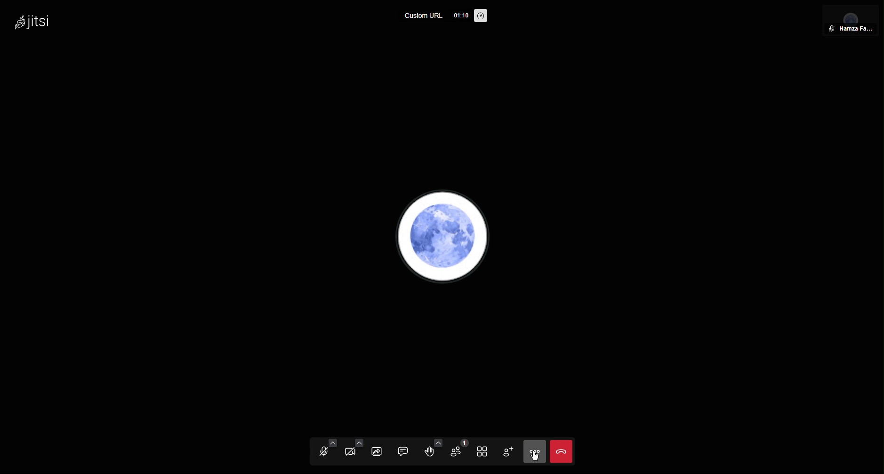  I want to click on Share Screen, so click(383, 450).